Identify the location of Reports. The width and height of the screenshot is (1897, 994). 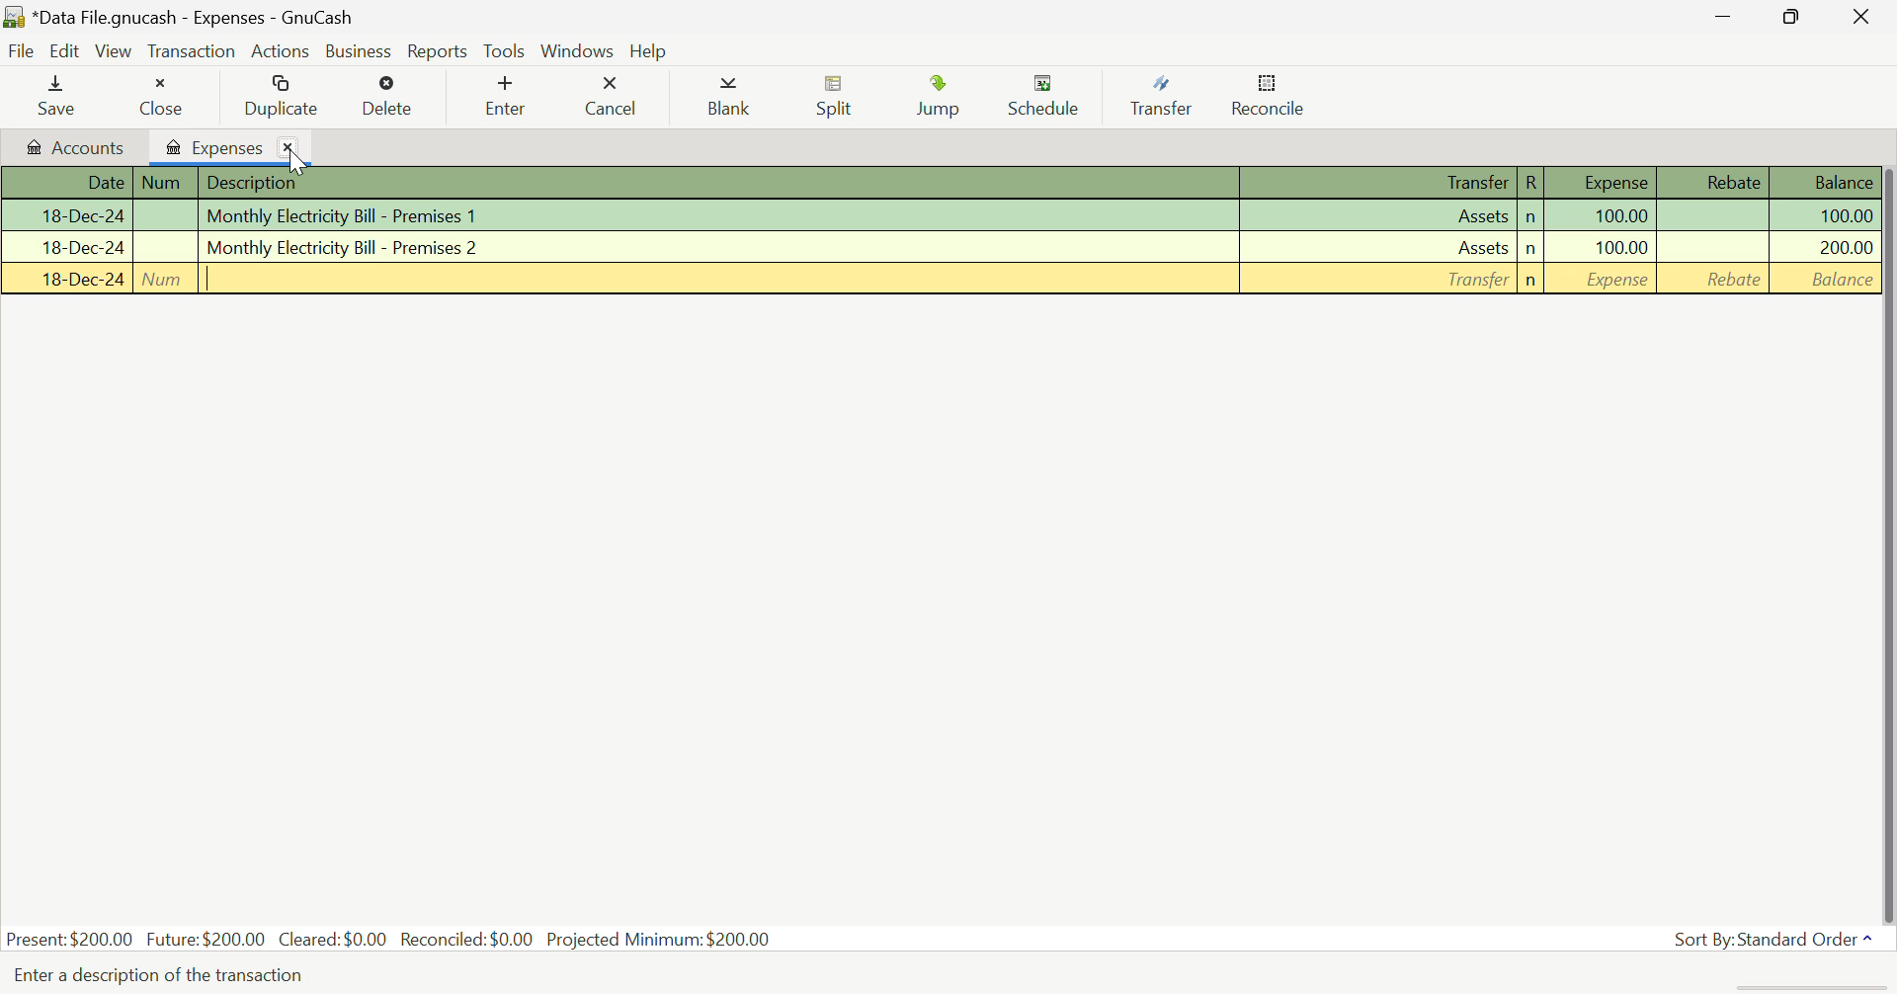
(438, 51).